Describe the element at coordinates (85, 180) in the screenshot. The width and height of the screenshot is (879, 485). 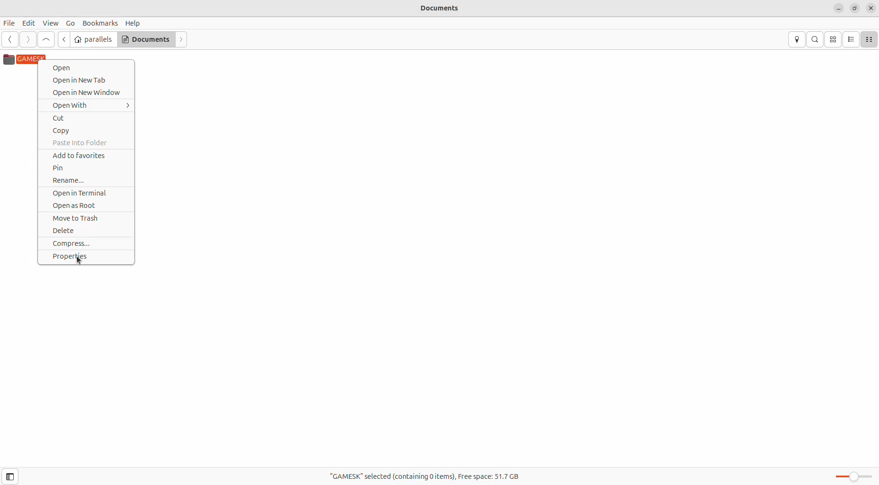
I see `rename` at that location.